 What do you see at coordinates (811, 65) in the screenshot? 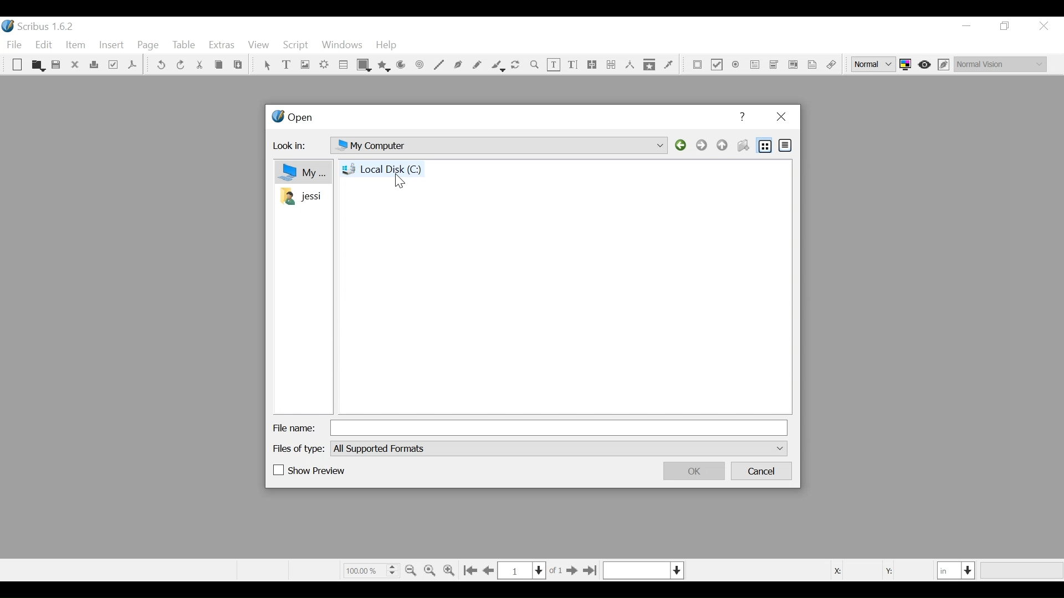
I see `Text Annotation` at bounding box center [811, 65].